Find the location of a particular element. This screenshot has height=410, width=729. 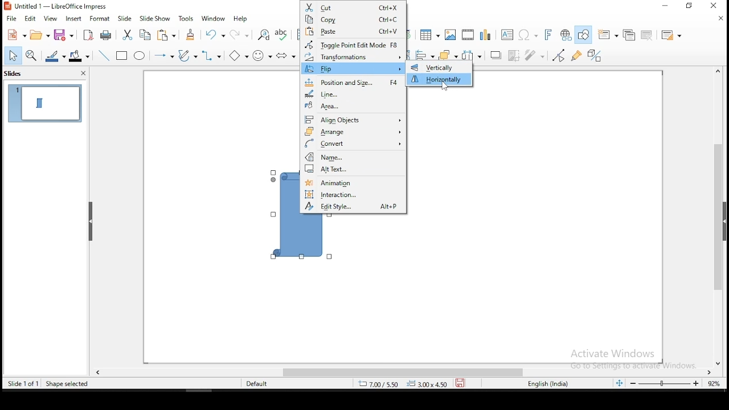

8.43/7.42 is located at coordinates (379, 385).